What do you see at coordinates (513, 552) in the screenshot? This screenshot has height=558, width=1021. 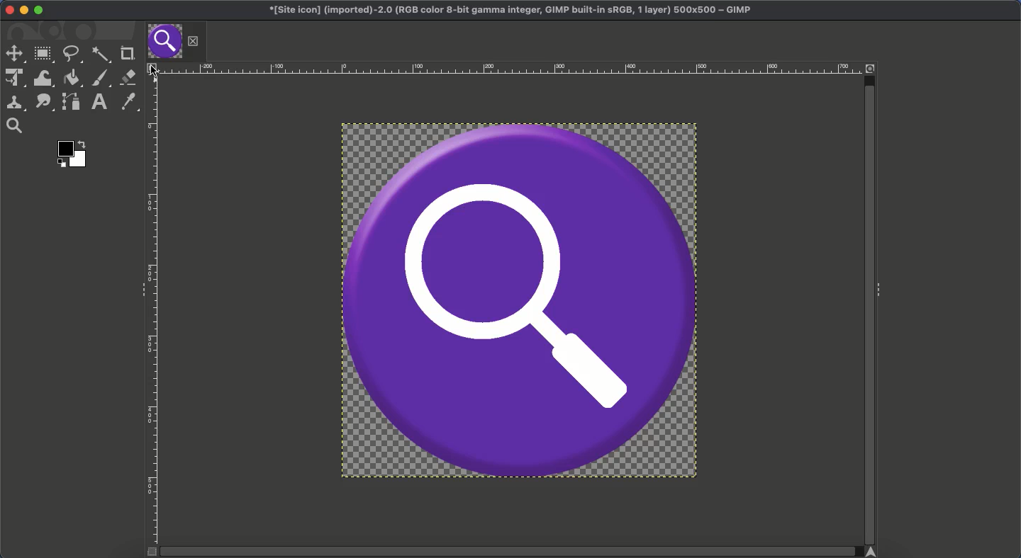 I see `Scroll` at bounding box center [513, 552].